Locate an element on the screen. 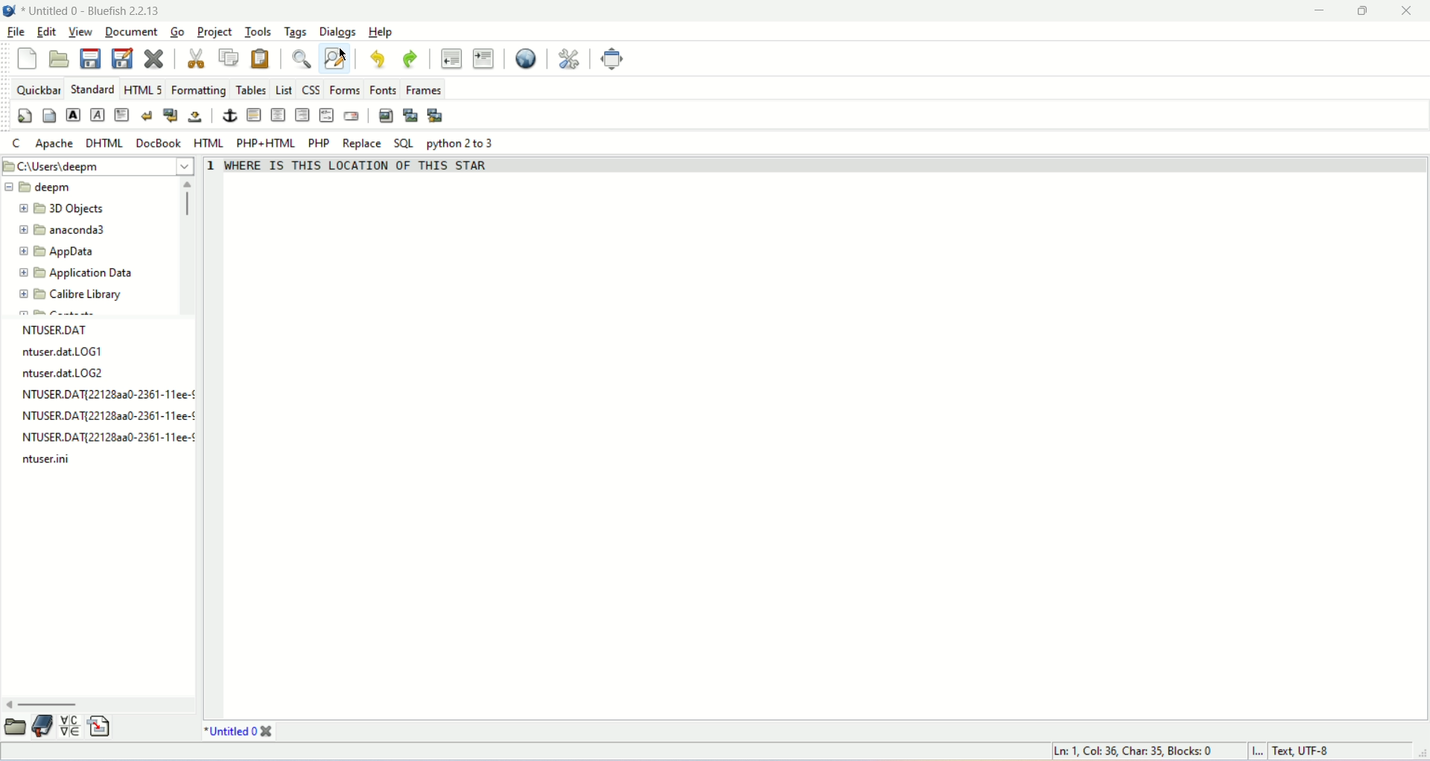 The image size is (1430, 761). multi thumbnail is located at coordinates (436, 115).